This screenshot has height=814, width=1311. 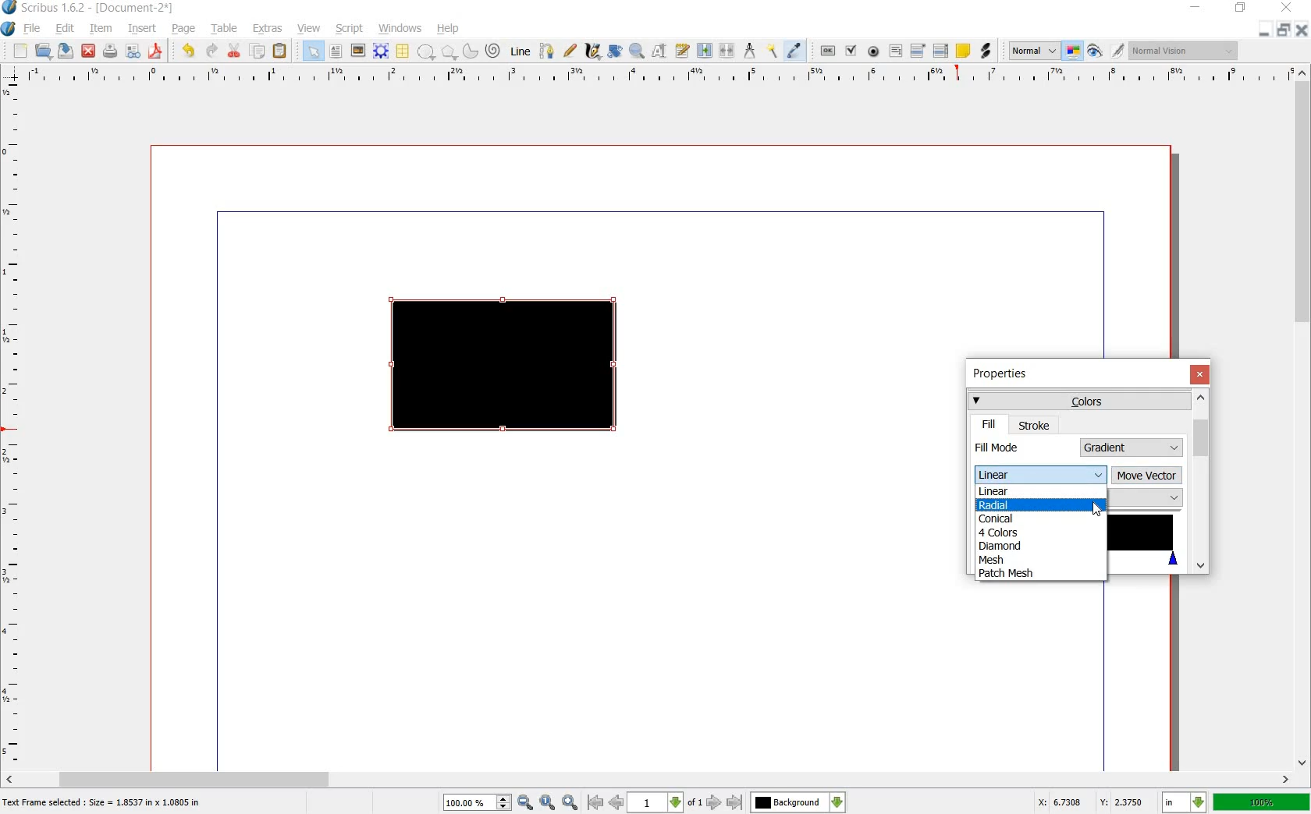 What do you see at coordinates (985, 51) in the screenshot?
I see `link annotation` at bounding box center [985, 51].